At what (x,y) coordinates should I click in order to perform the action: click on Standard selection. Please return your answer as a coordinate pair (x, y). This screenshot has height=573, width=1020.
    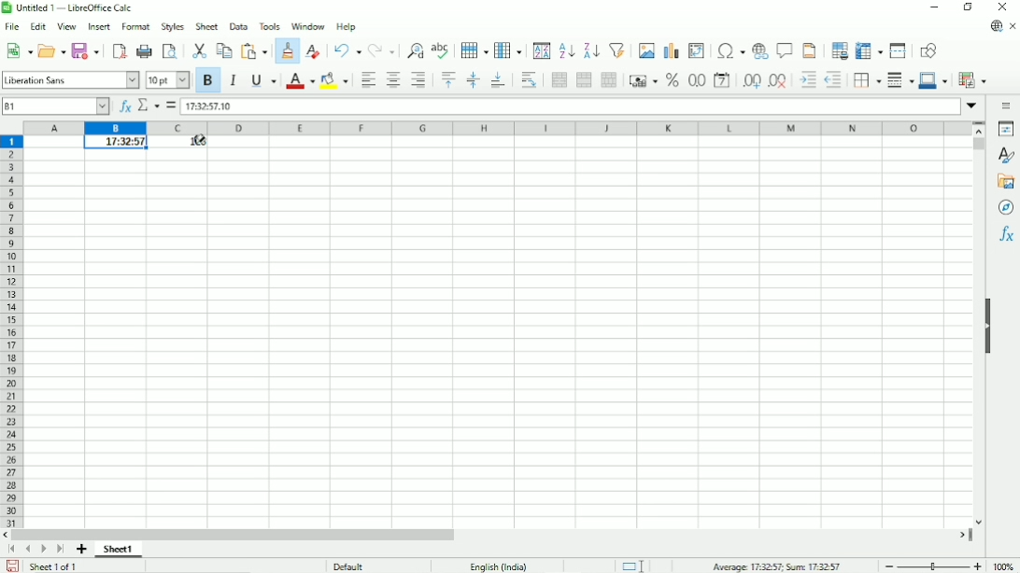
    Looking at the image, I should click on (631, 565).